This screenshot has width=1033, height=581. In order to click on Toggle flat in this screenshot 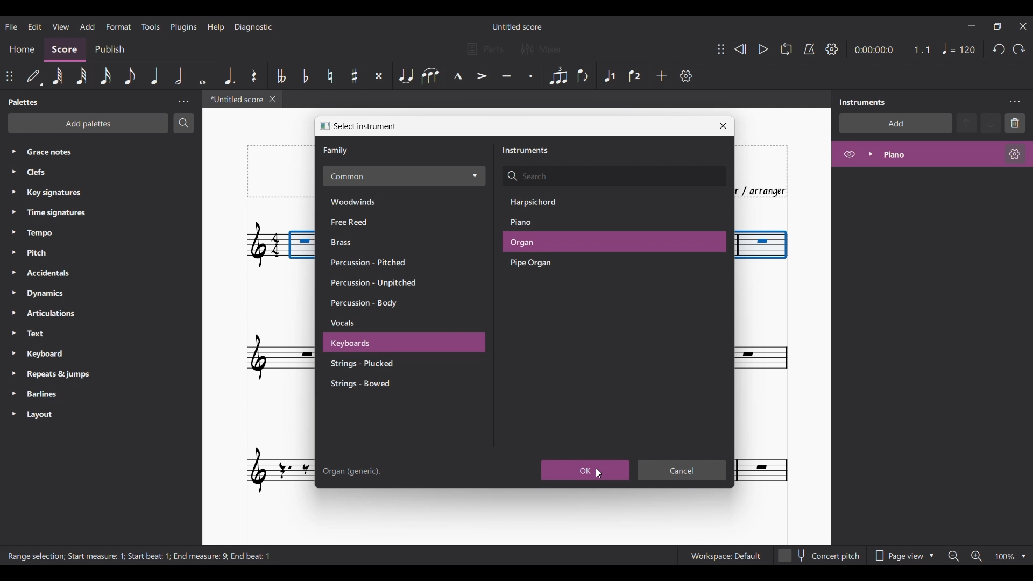, I will do `click(306, 76)`.